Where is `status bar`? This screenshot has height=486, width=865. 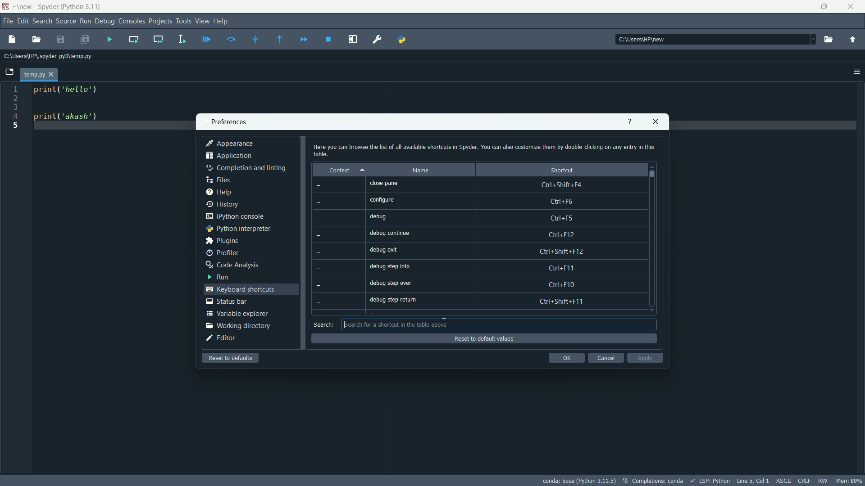 status bar is located at coordinates (226, 301).